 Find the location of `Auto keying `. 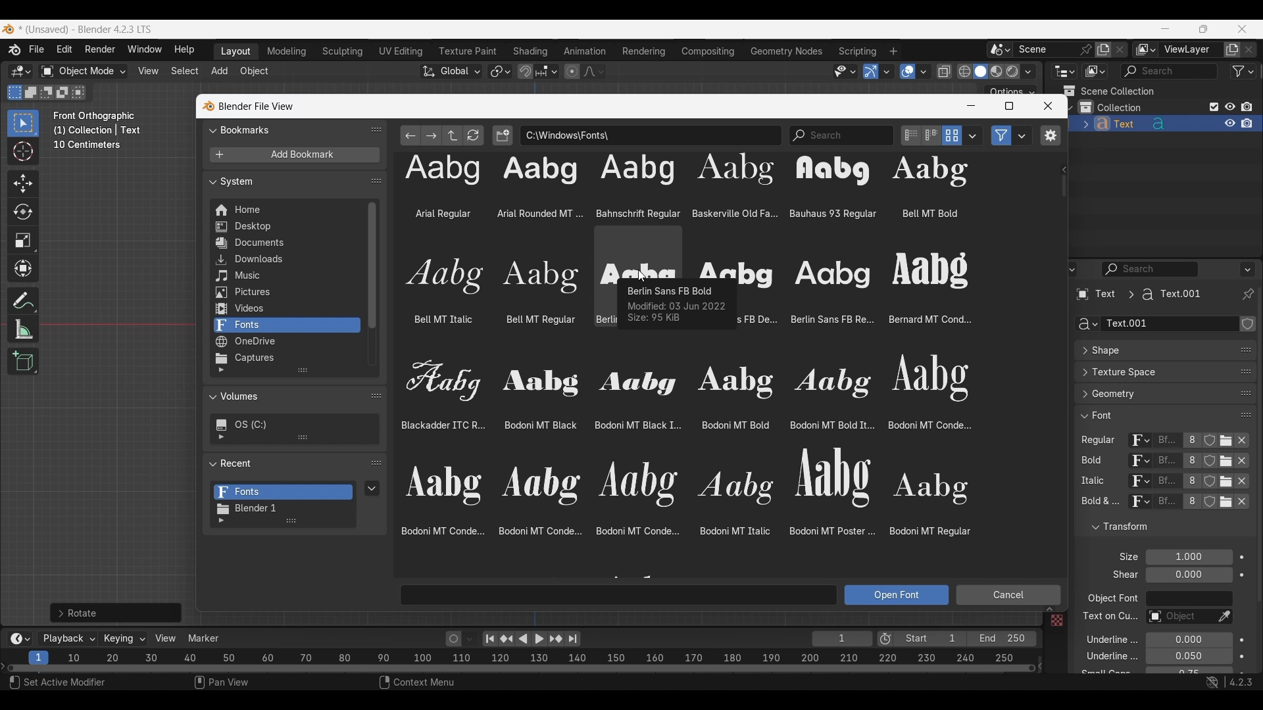

Auto keying  is located at coordinates (454, 639).